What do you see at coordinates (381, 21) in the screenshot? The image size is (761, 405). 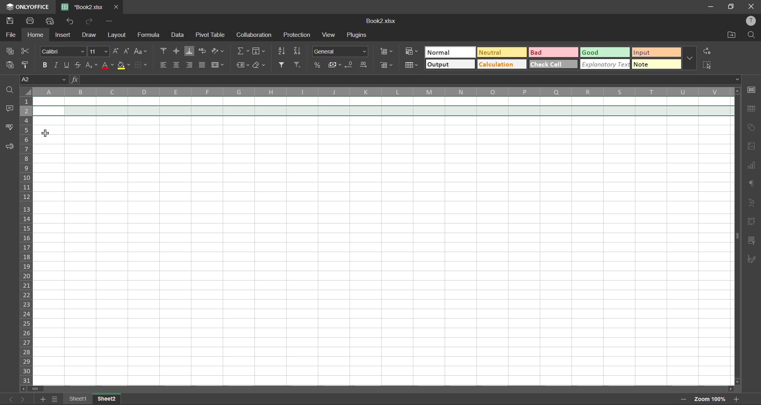 I see `Book2.xlsx` at bounding box center [381, 21].